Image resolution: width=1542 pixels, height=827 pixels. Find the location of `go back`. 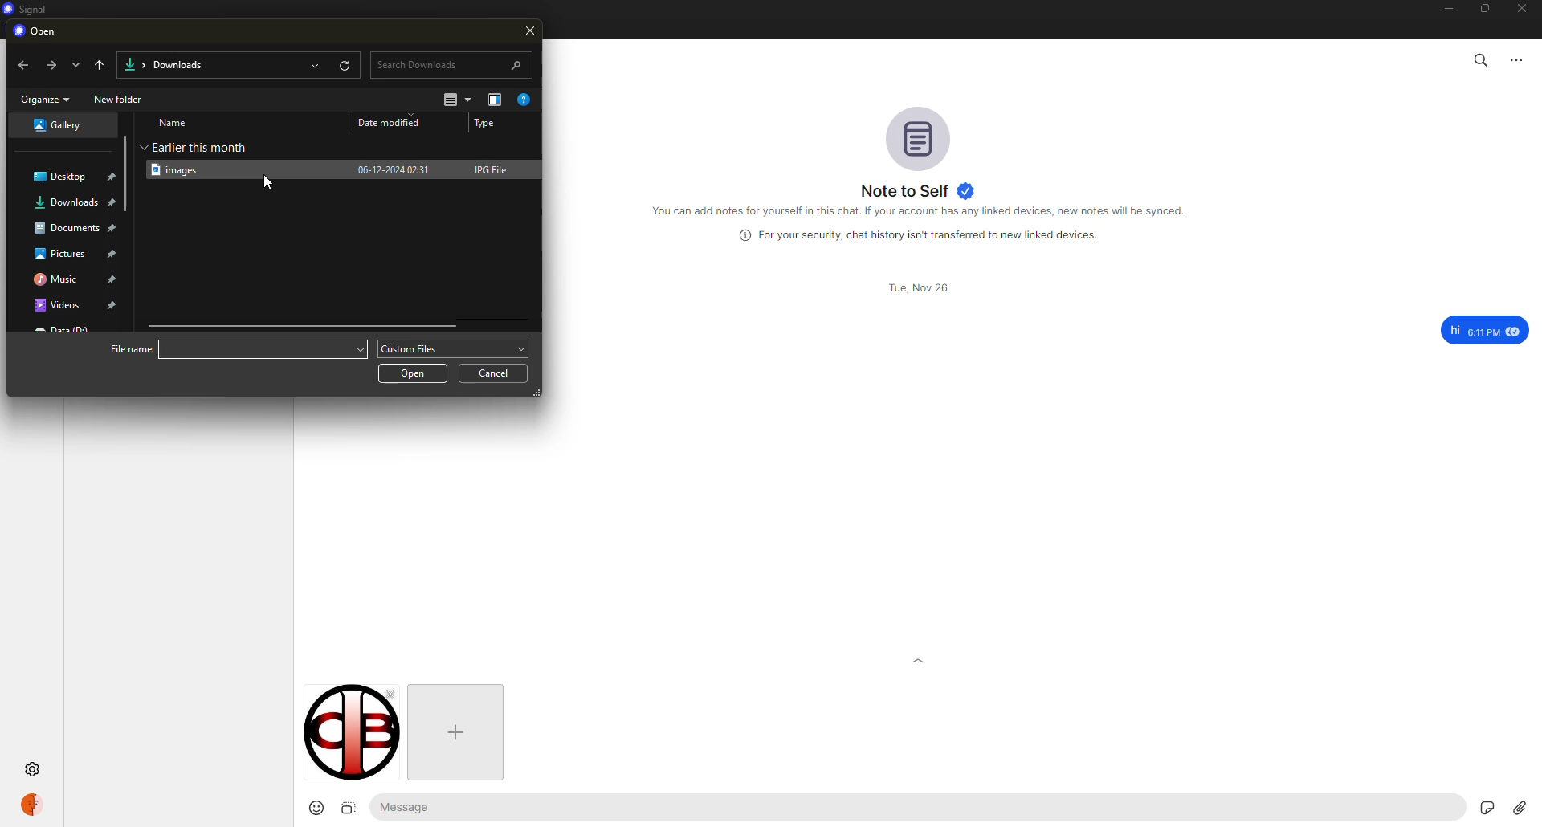

go back is located at coordinates (101, 63).